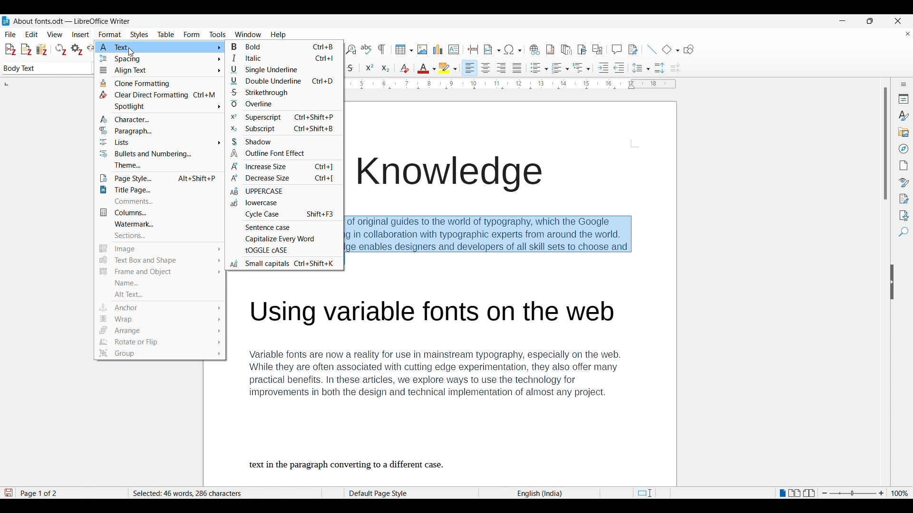  What do you see at coordinates (908, 34) in the screenshot?
I see `Close document` at bounding box center [908, 34].